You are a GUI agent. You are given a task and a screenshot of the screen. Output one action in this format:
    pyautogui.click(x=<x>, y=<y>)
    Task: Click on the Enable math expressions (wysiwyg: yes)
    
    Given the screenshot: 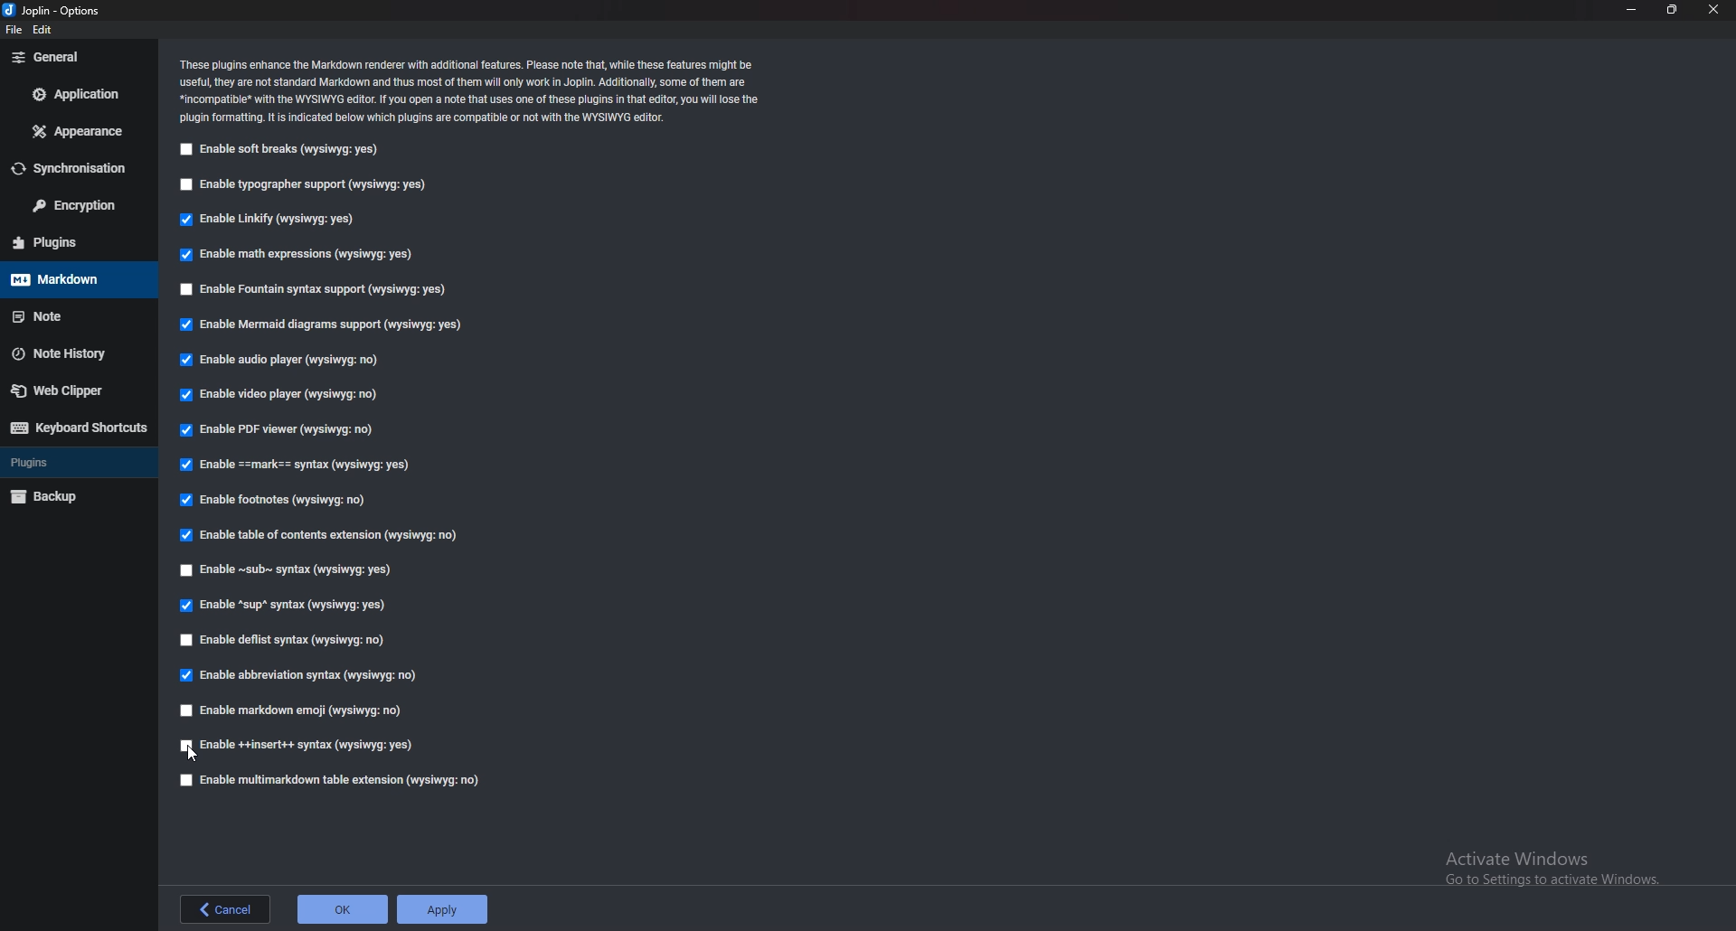 What is the action you would take?
    pyautogui.click(x=299, y=254)
    